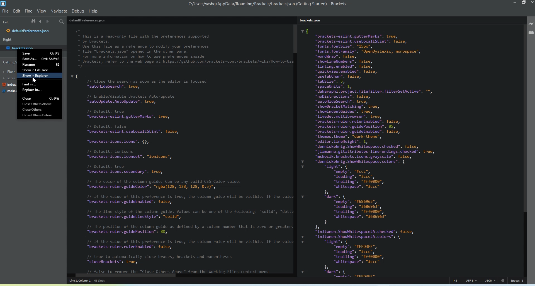 This screenshot has width=535, height=286. I want to click on defaultpreferences.json, so click(28, 31).